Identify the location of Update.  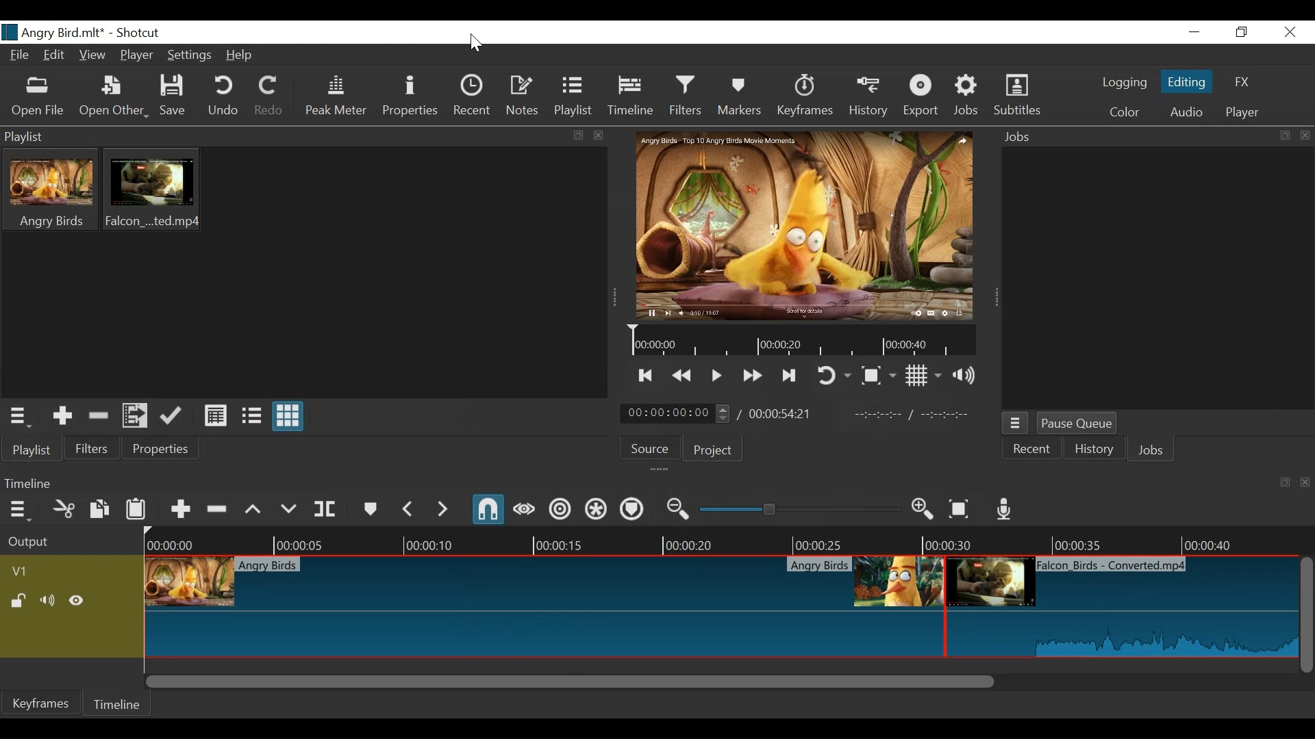
(170, 417).